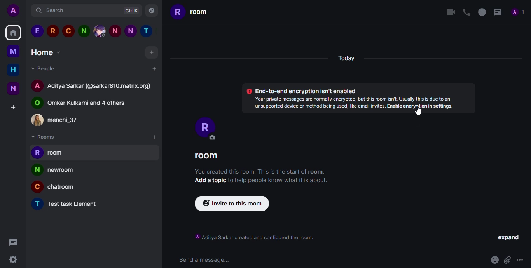 The image size is (531, 268). I want to click on rooms, so click(44, 137).